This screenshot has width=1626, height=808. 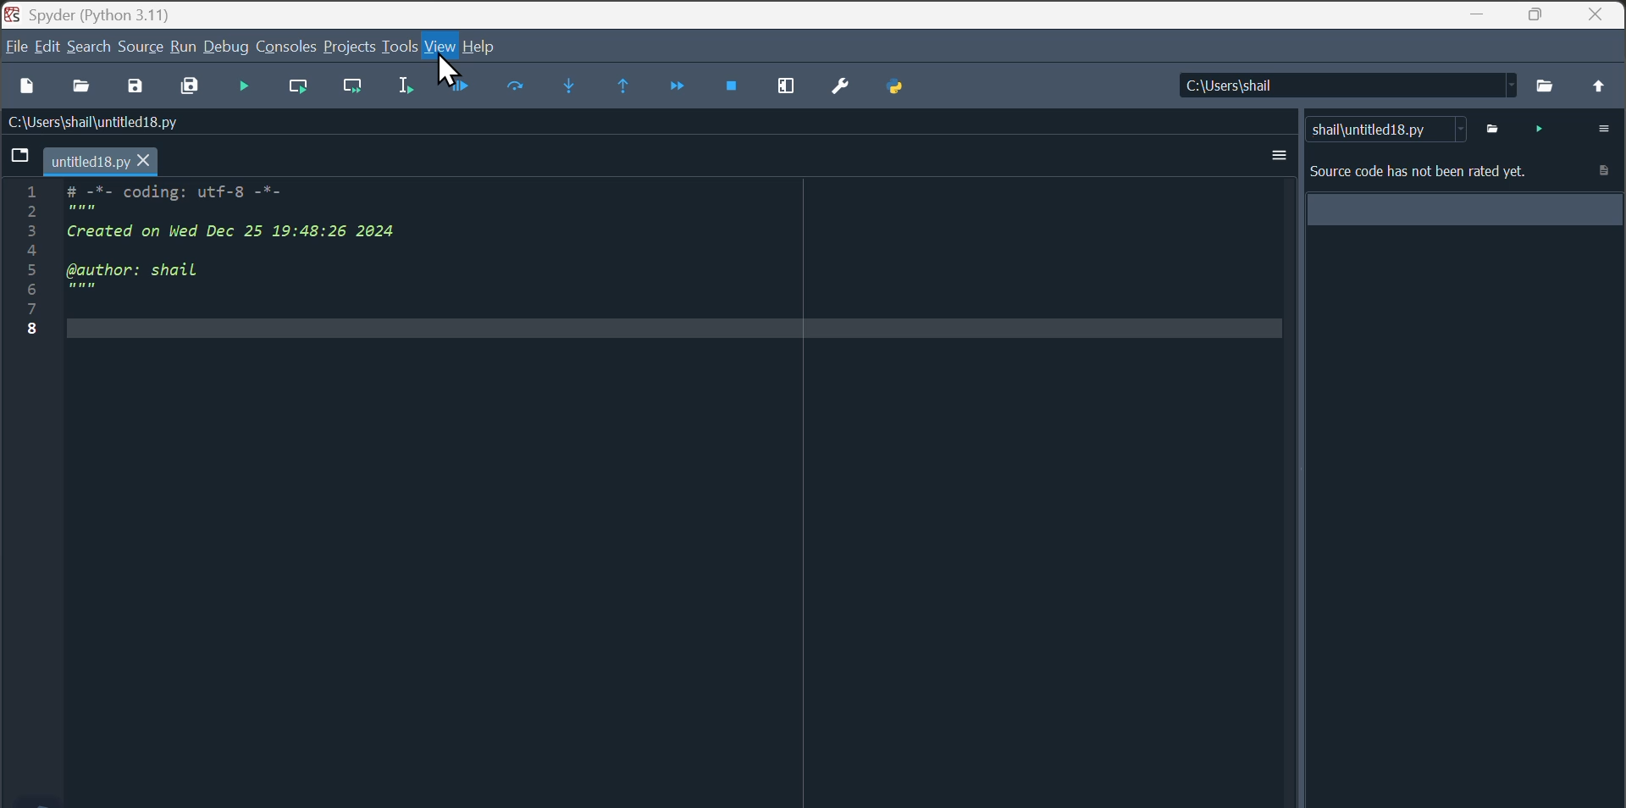 I want to click on Search, so click(x=91, y=45).